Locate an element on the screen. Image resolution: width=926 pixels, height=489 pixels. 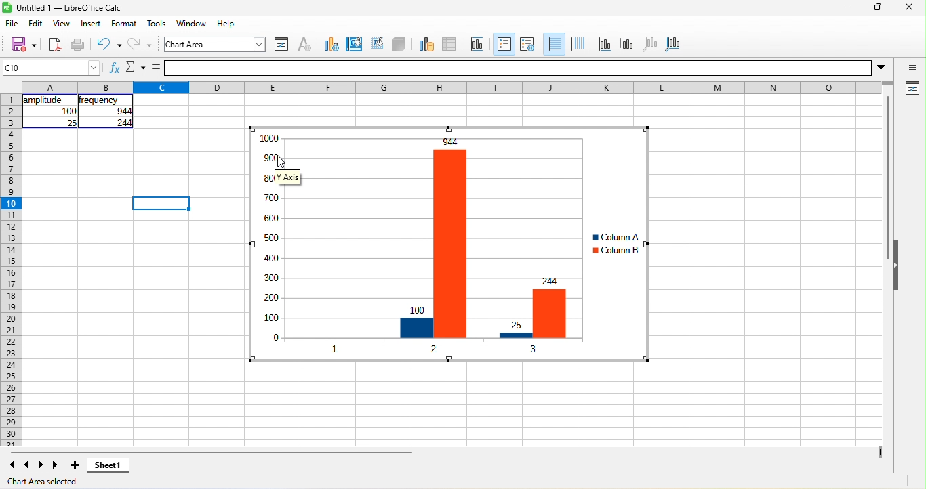
chart is located at coordinates (216, 44).